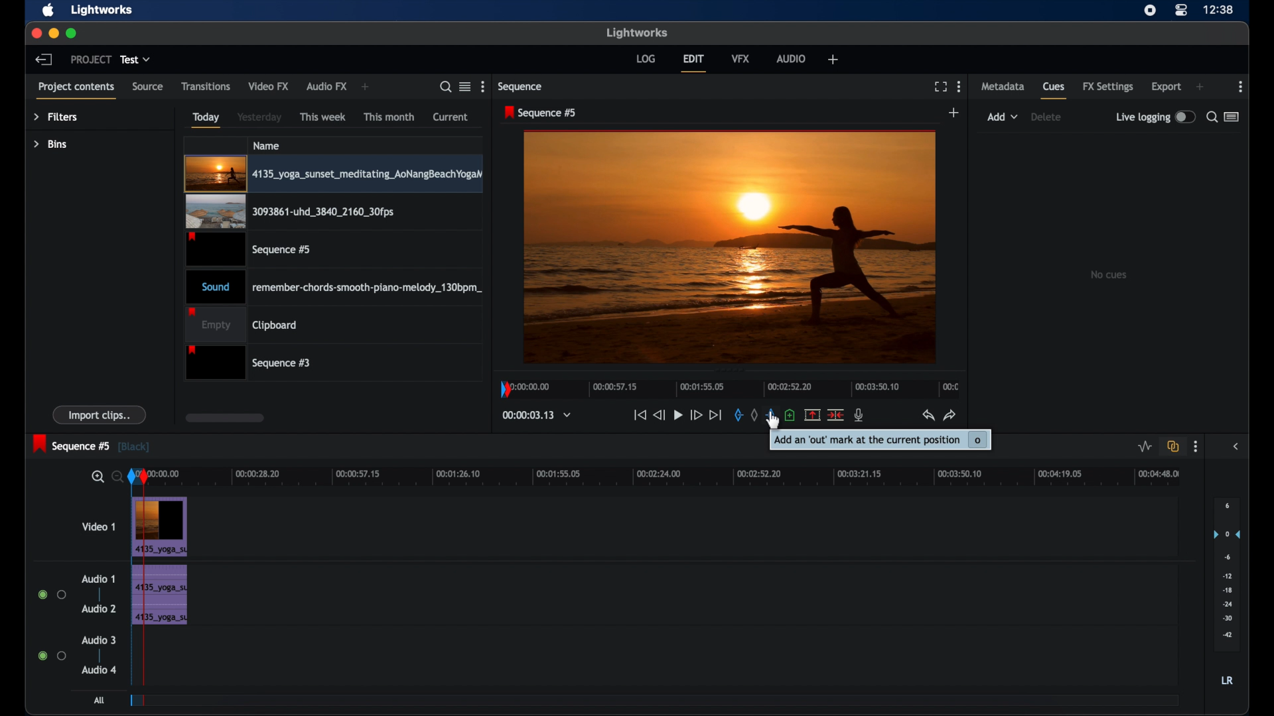 This screenshot has width=1274, height=716. What do you see at coordinates (72, 33) in the screenshot?
I see `maximize` at bounding box center [72, 33].